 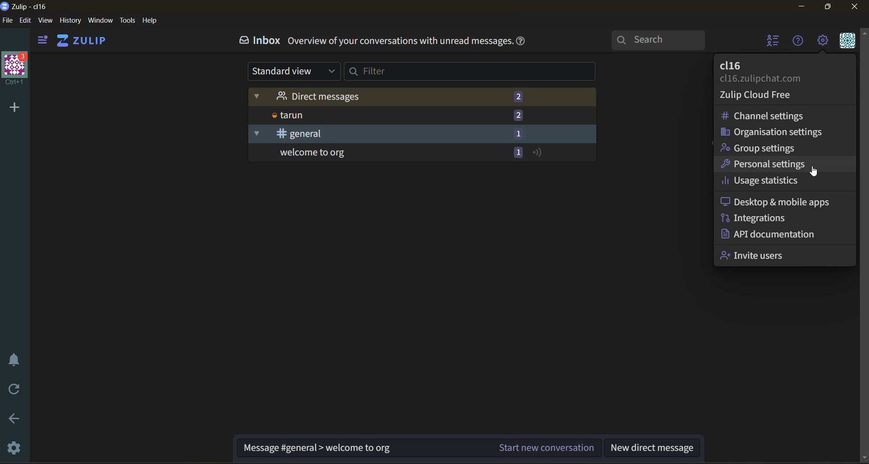 I want to click on minimize, so click(x=802, y=6).